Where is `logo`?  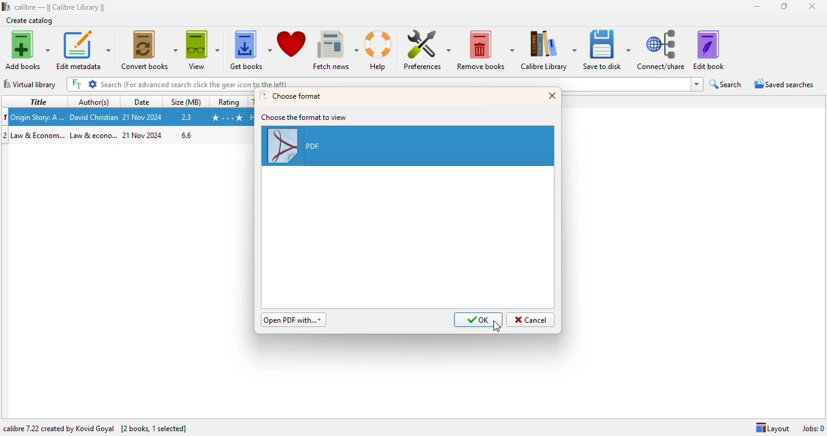 logo is located at coordinates (263, 96).